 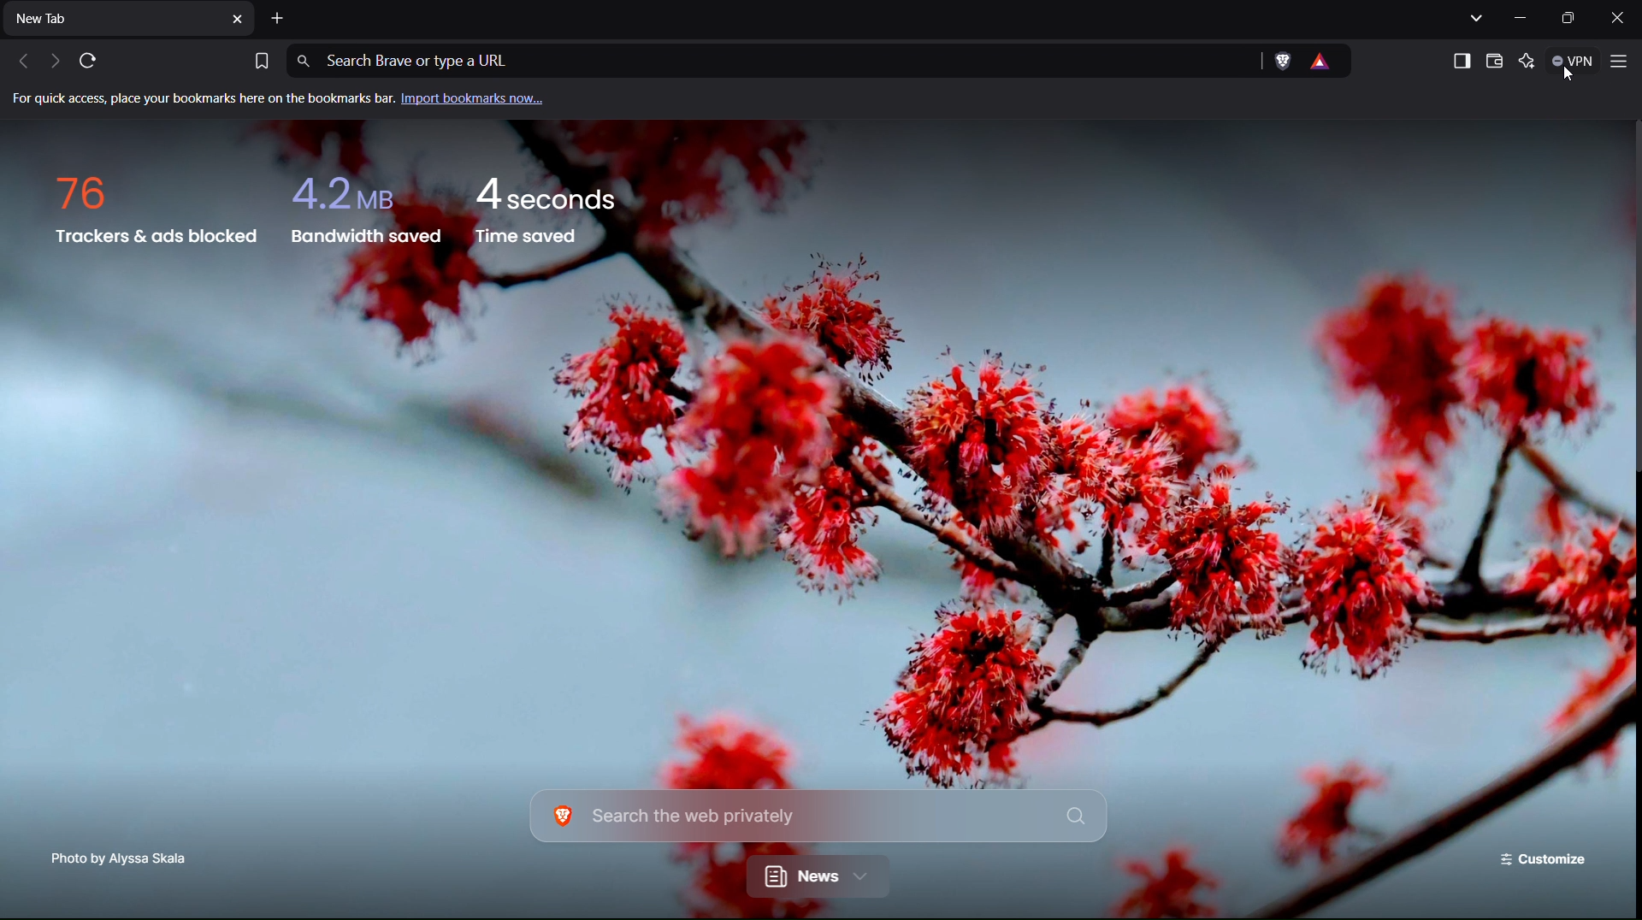 What do you see at coordinates (158, 213) in the screenshot?
I see `Trackers and ads blocked` at bounding box center [158, 213].